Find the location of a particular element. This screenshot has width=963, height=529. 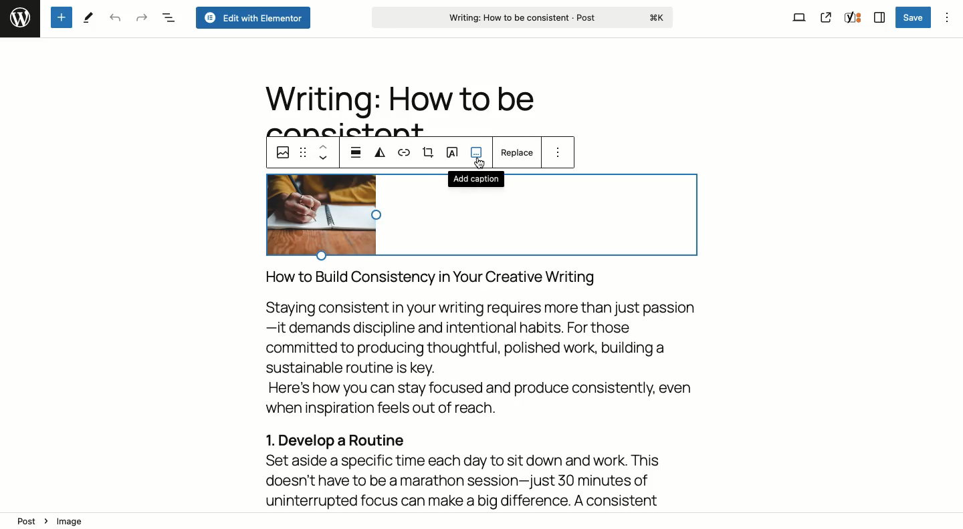

Options is located at coordinates (558, 152).